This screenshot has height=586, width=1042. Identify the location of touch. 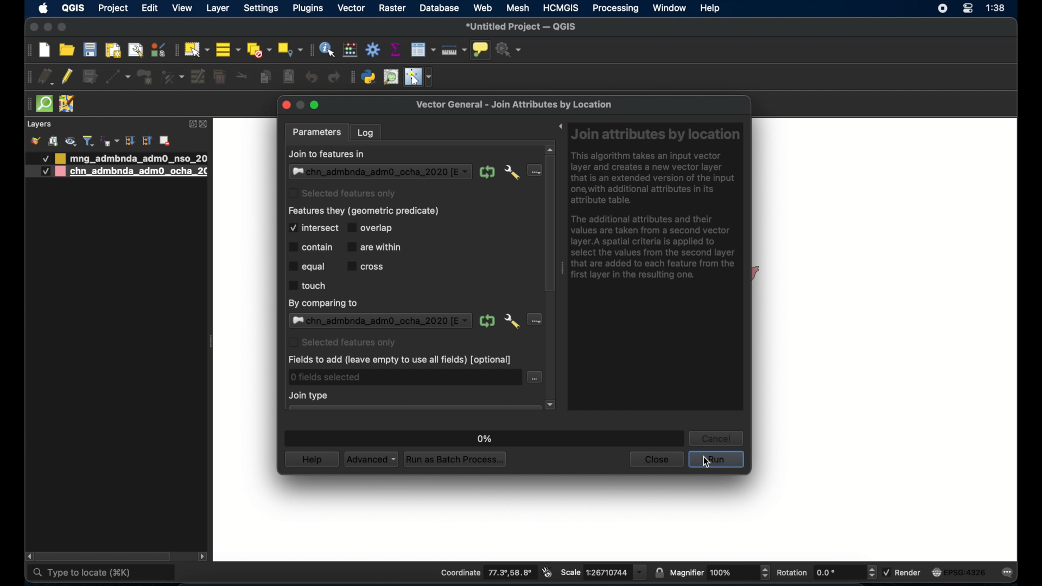
(307, 285).